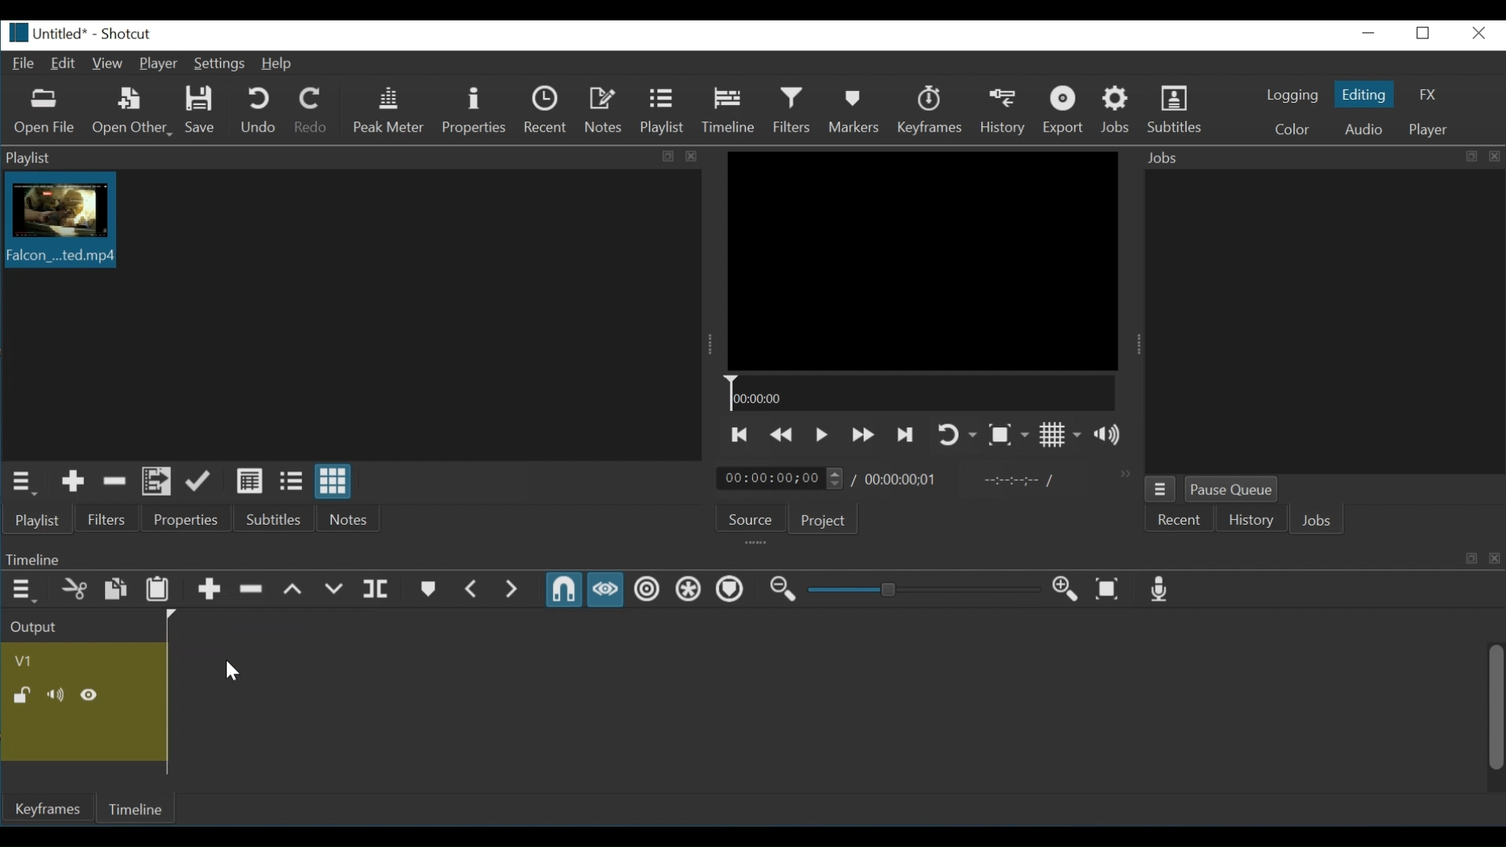 The image size is (1506, 847). Describe the element at coordinates (1179, 107) in the screenshot. I see `Subtitles` at that location.